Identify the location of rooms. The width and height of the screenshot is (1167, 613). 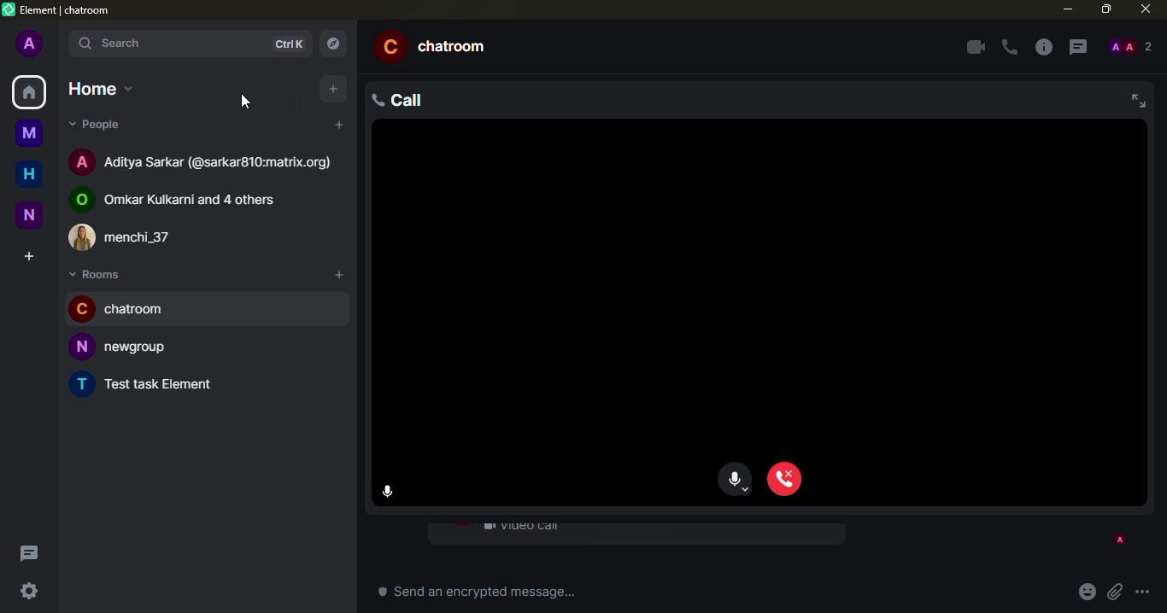
(100, 276).